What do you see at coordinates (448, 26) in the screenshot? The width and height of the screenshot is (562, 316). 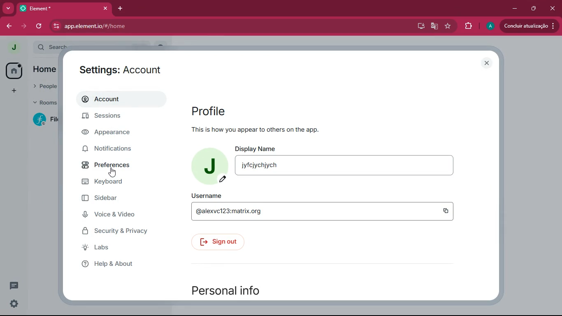 I see `favourite` at bounding box center [448, 26].